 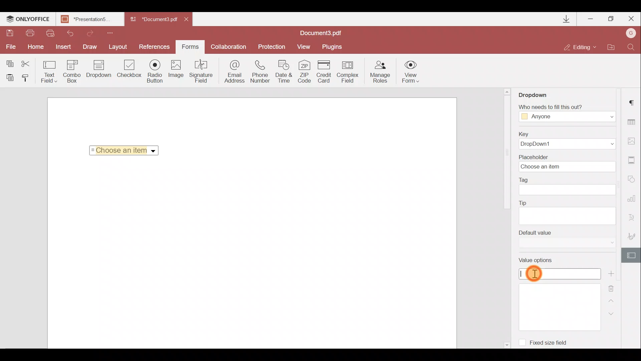 What do you see at coordinates (304, 46) in the screenshot?
I see `View` at bounding box center [304, 46].